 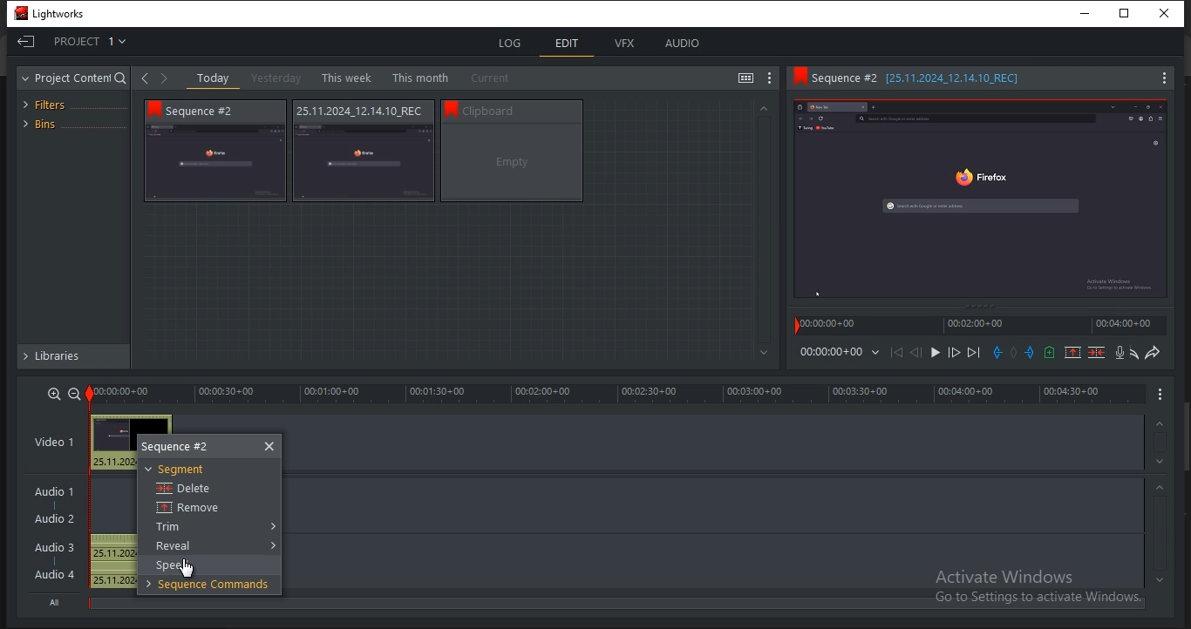 I want to click on timeline, so click(x=617, y=395).